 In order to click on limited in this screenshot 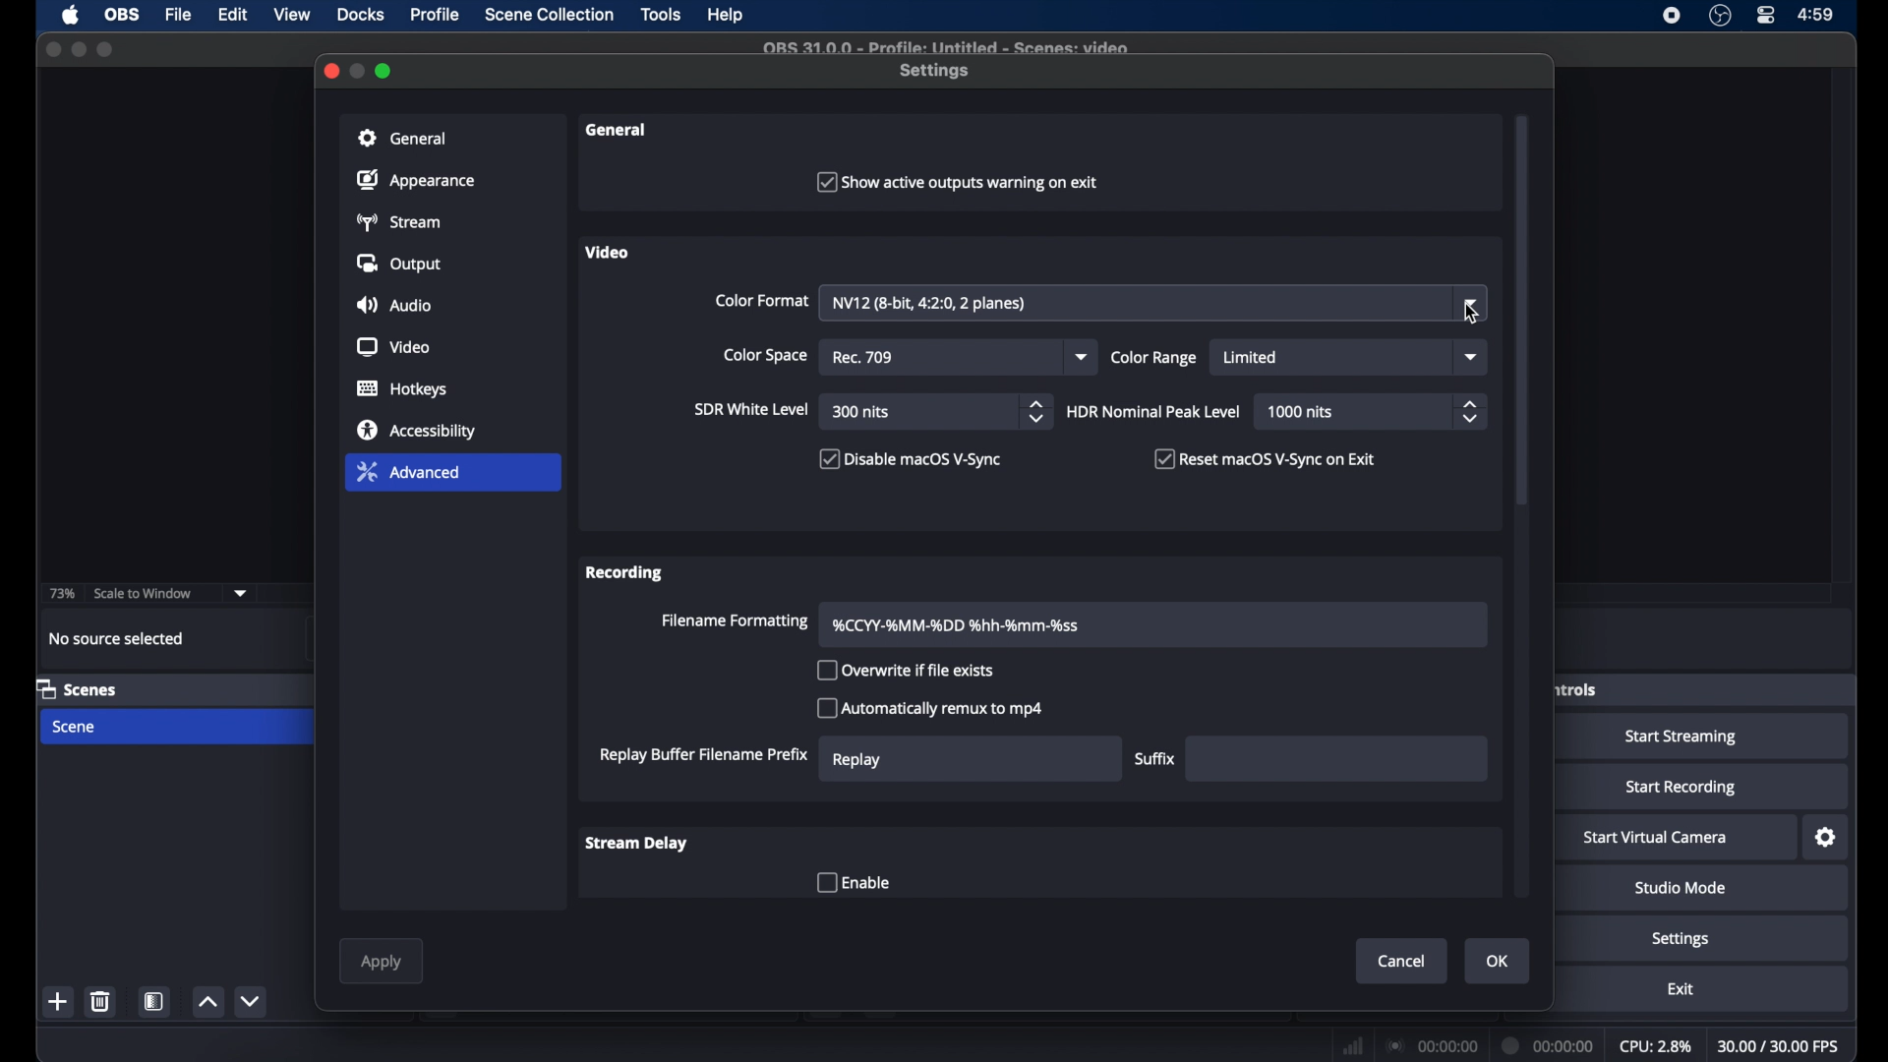, I will do `click(1252, 357)`.